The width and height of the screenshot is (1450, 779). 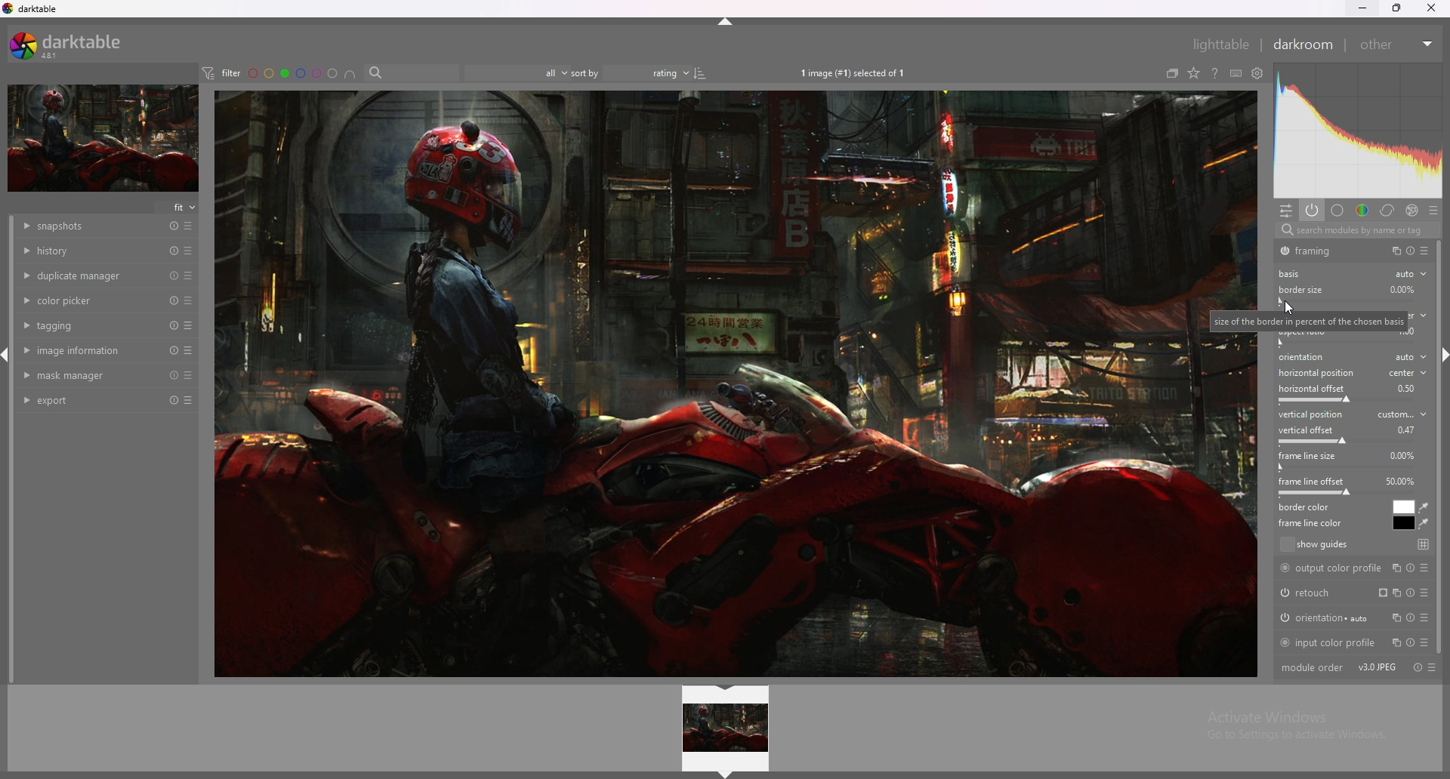 What do you see at coordinates (1409, 274) in the screenshot?
I see `auto` at bounding box center [1409, 274].